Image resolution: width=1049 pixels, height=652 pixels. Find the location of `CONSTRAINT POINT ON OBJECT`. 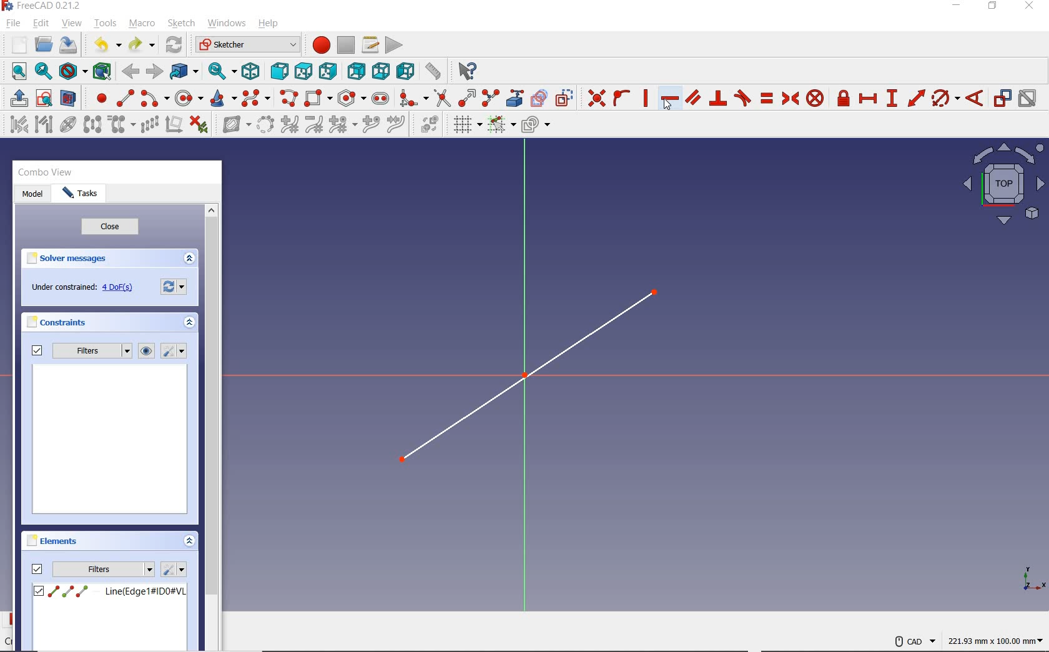

CONSTRAINT POINT ON OBJECT is located at coordinates (622, 97).